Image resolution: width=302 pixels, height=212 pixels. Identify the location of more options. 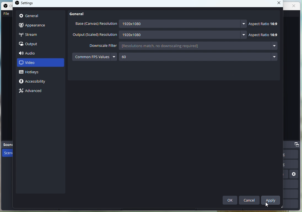
(114, 56).